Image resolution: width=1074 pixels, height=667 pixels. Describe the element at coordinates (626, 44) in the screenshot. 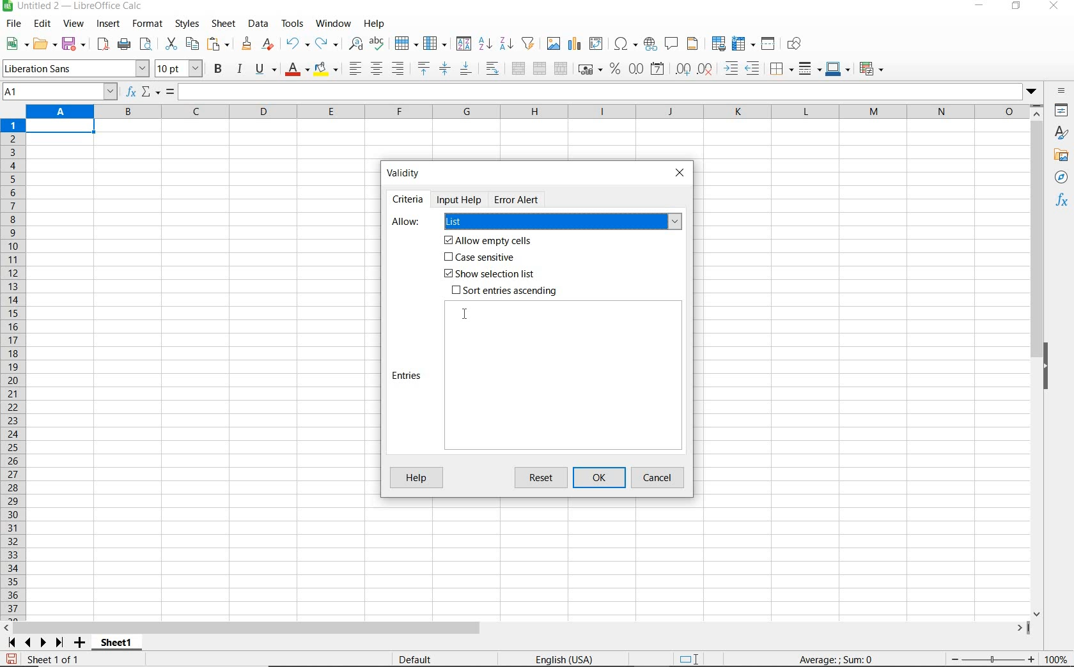

I see `insert special characters` at that location.